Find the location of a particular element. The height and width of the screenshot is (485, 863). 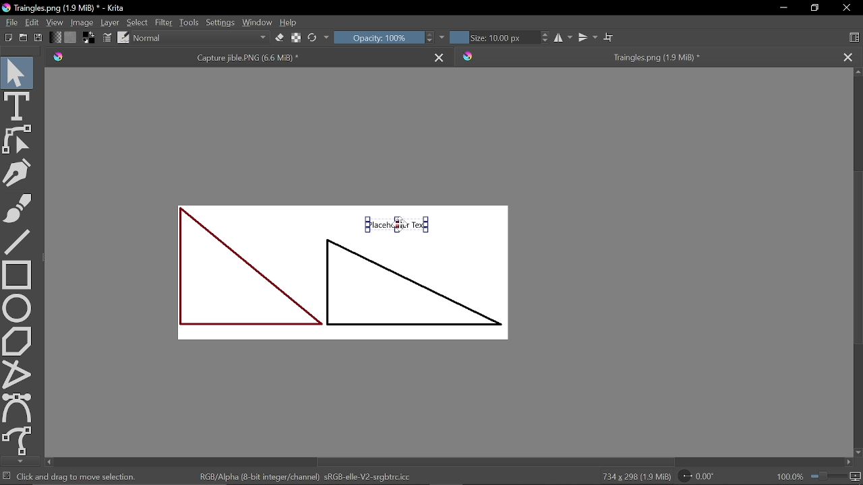

Freehand brush tool is located at coordinates (19, 209).